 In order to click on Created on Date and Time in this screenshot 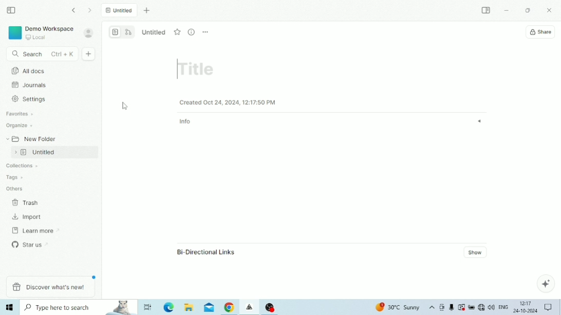, I will do `click(228, 102)`.